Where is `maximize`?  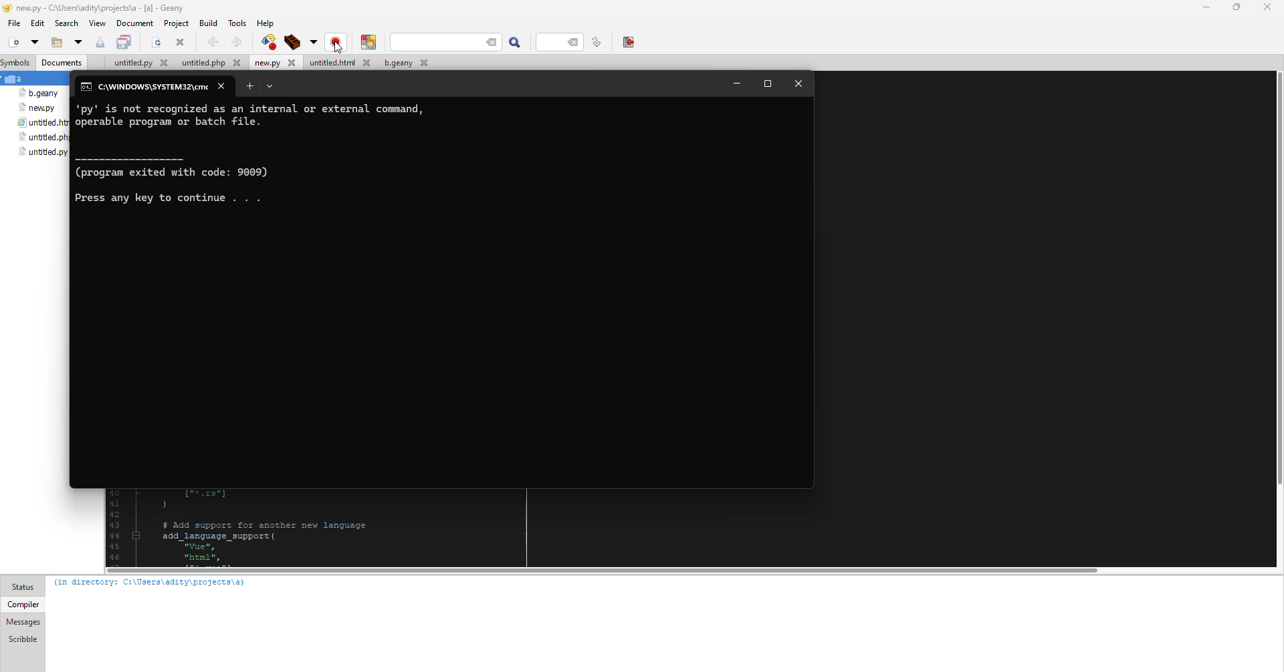 maximize is located at coordinates (1234, 6).